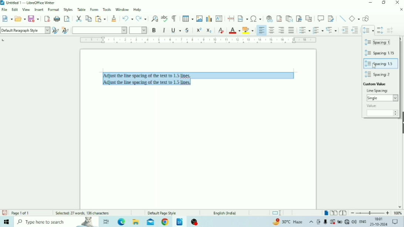 The image size is (404, 227). Describe the element at coordinates (121, 222) in the screenshot. I see `Microsoft Edge` at that location.